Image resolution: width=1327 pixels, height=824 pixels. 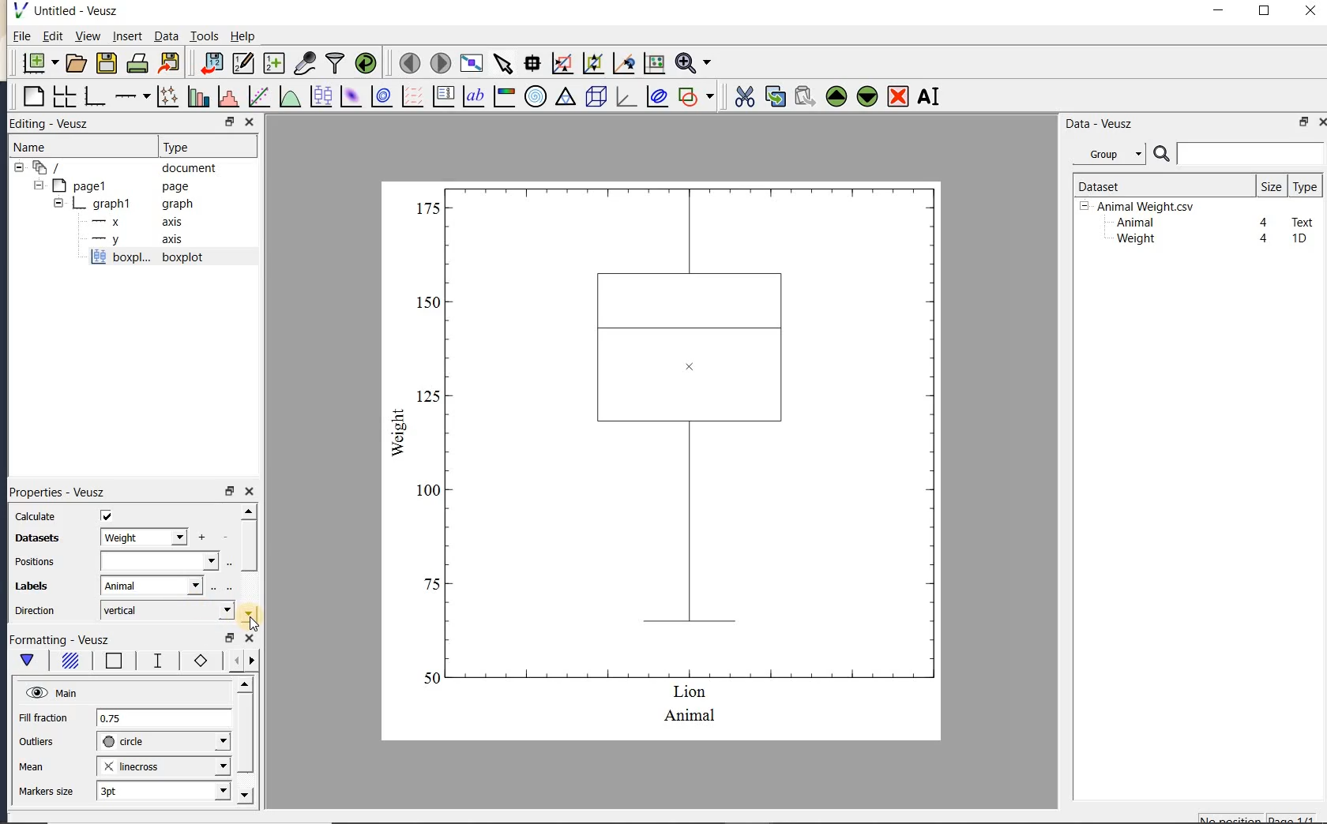 What do you see at coordinates (250, 639) in the screenshot?
I see `close` at bounding box center [250, 639].